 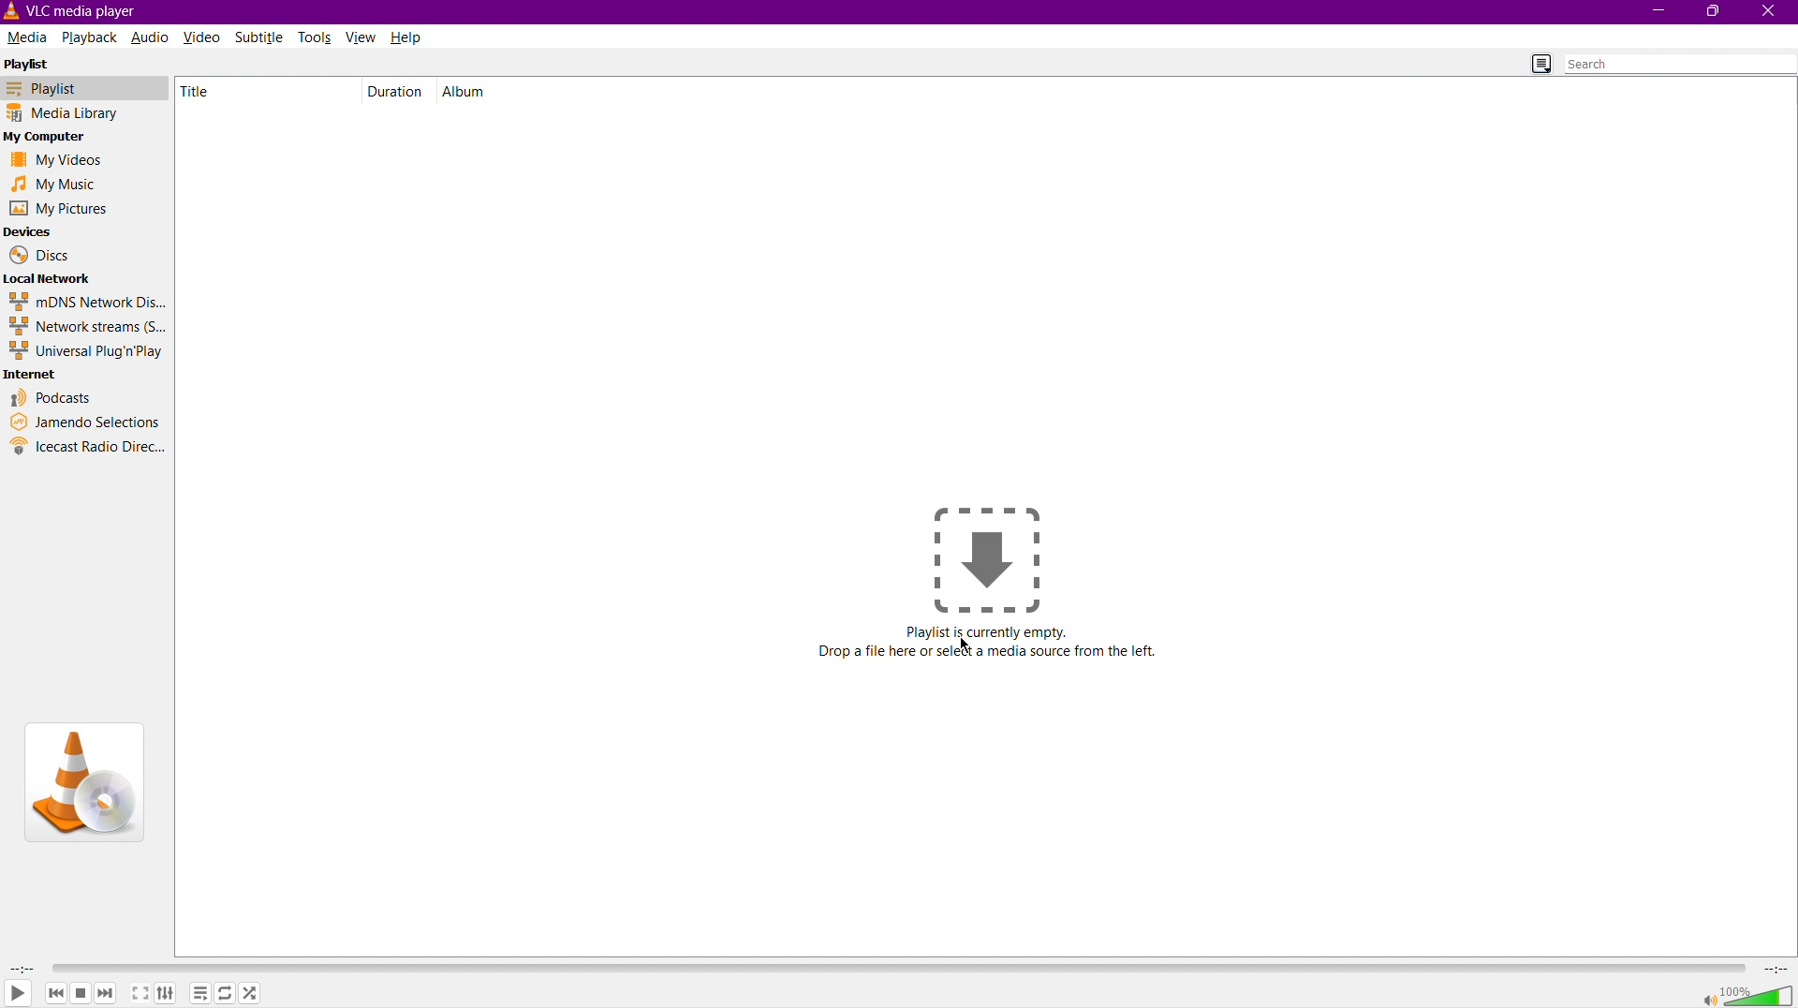 I want to click on Duration, so click(x=396, y=91).